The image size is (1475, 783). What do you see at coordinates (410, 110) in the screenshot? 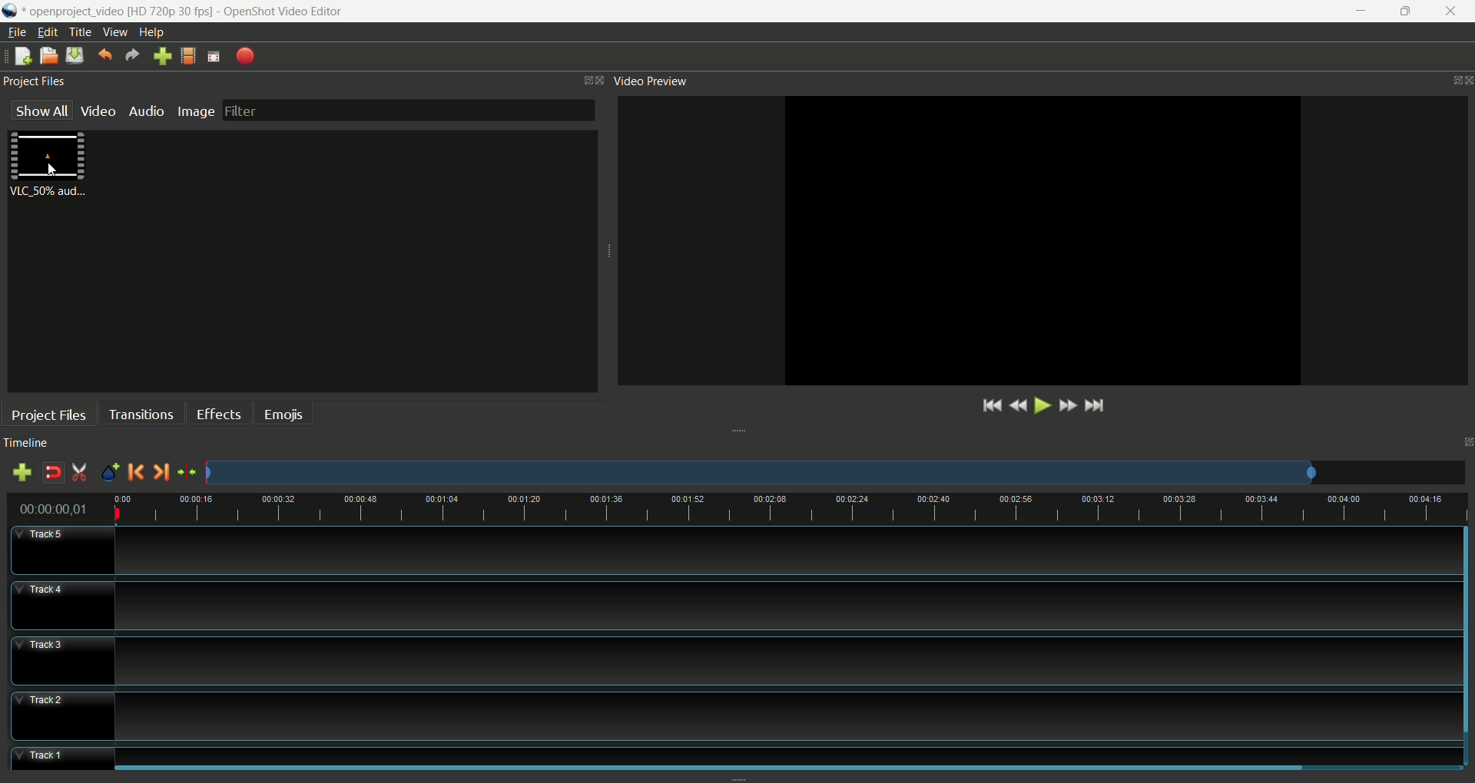
I see `filter` at bounding box center [410, 110].